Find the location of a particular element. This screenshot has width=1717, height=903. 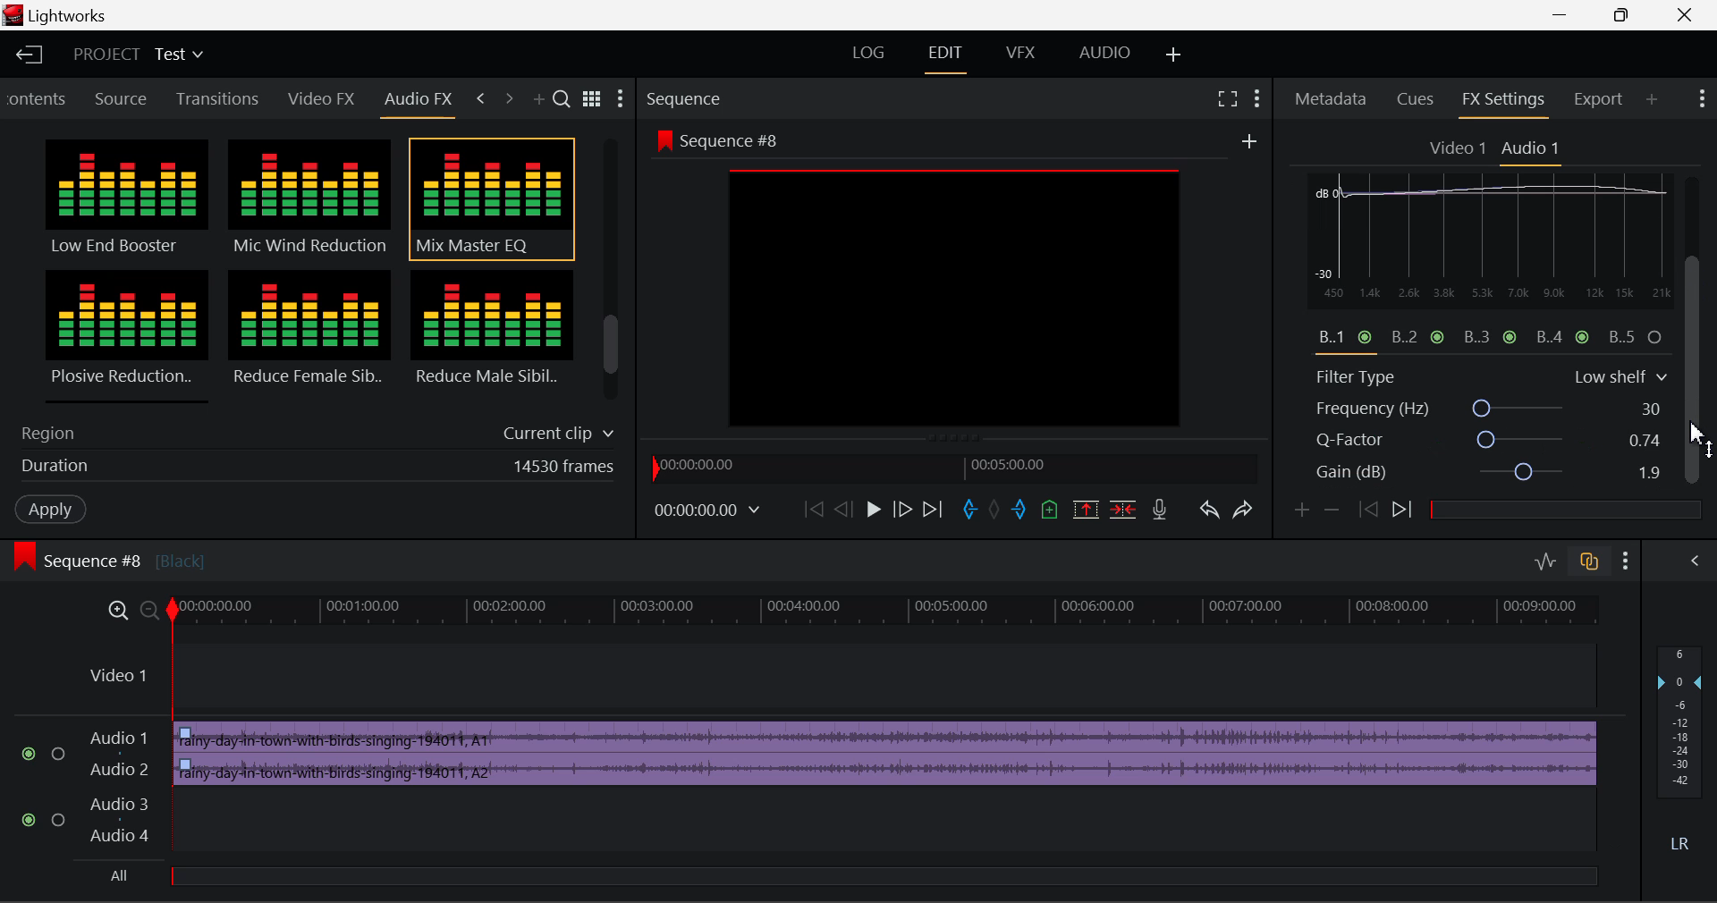

MOUSE_DOWN Cursor Position is located at coordinates (1699, 275).